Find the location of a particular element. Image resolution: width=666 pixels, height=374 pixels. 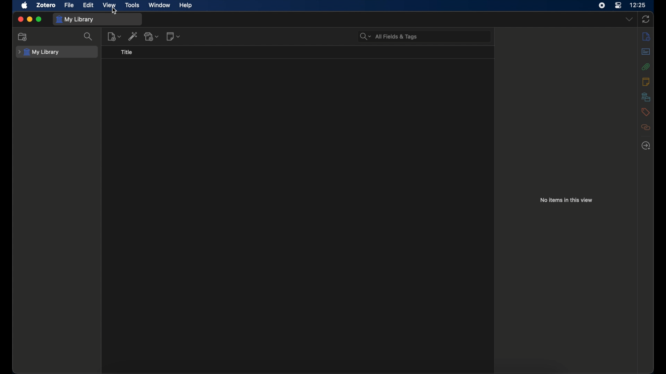

new collection is located at coordinates (23, 37).